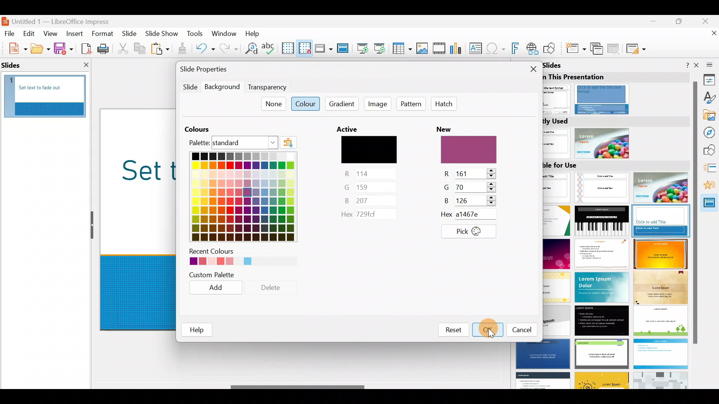 This screenshot has height=404, width=719. I want to click on New colour code, so click(474, 215).